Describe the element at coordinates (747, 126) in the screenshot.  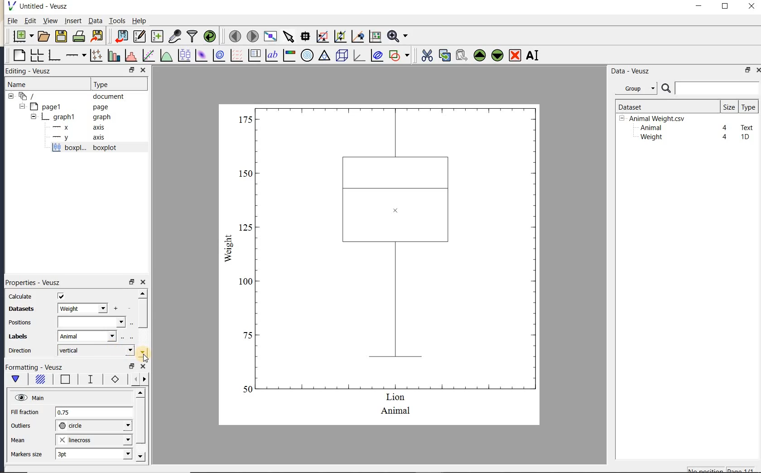
I see `Text` at that location.